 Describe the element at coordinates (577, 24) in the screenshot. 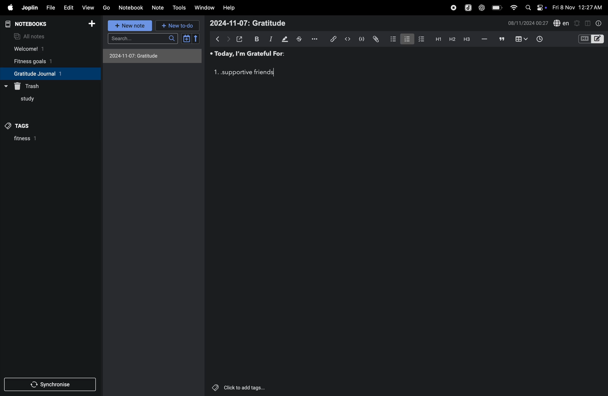

I see `create alert` at that location.